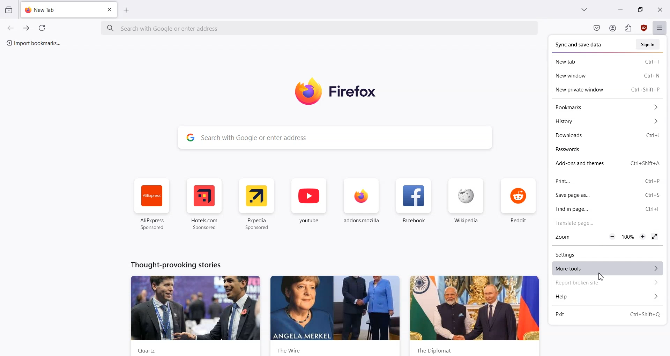 Image resolution: width=670 pixels, height=356 pixels. I want to click on Close, so click(660, 9).